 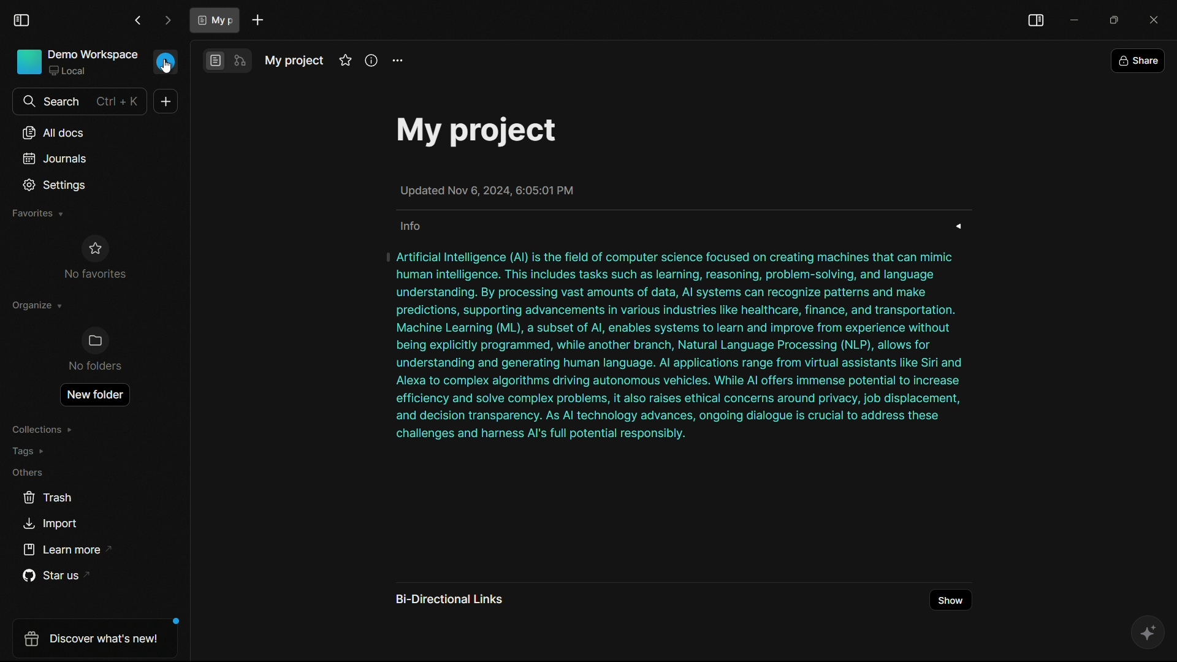 I want to click on bi directional links, so click(x=448, y=598).